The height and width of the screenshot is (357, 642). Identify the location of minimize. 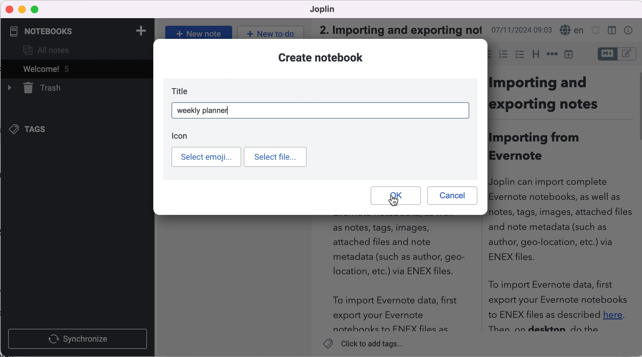
(22, 9).